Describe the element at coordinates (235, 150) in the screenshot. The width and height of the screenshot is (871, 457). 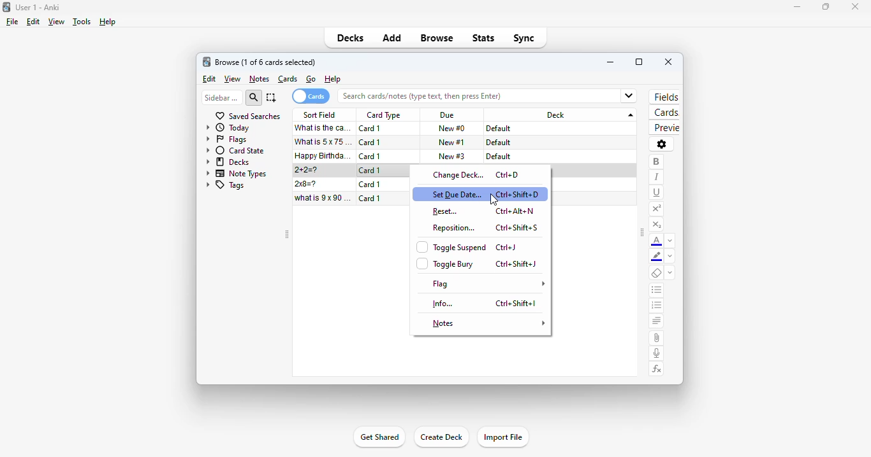
I see `card state` at that location.